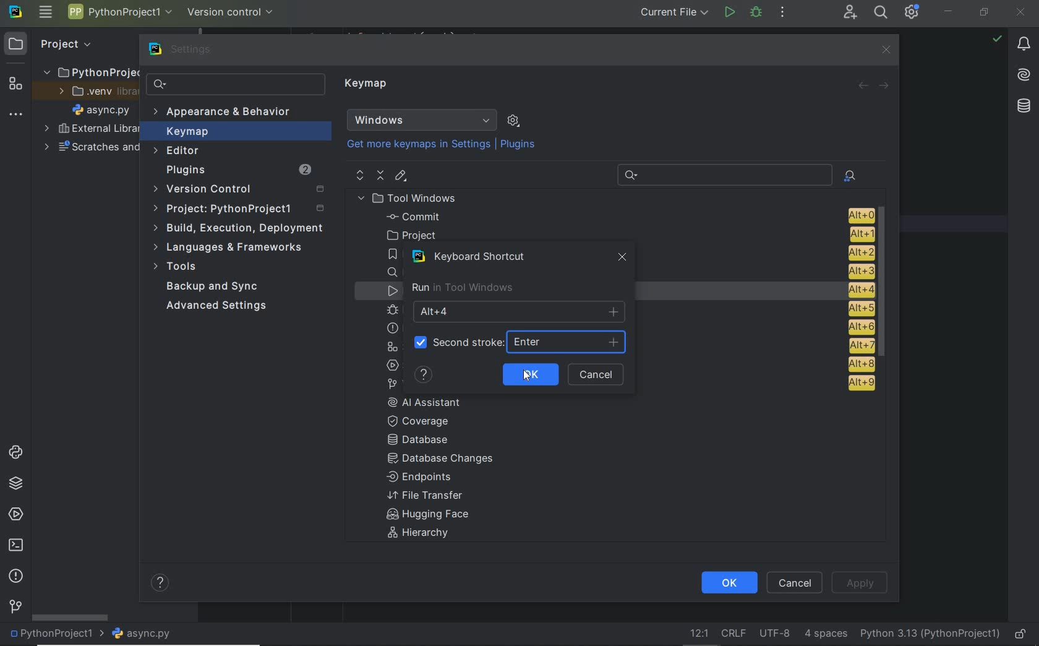 The height and width of the screenshot is (646, 1039). Describe the element at coordinates (238, 190) in the screenshot. I see `Version Control` at that location.